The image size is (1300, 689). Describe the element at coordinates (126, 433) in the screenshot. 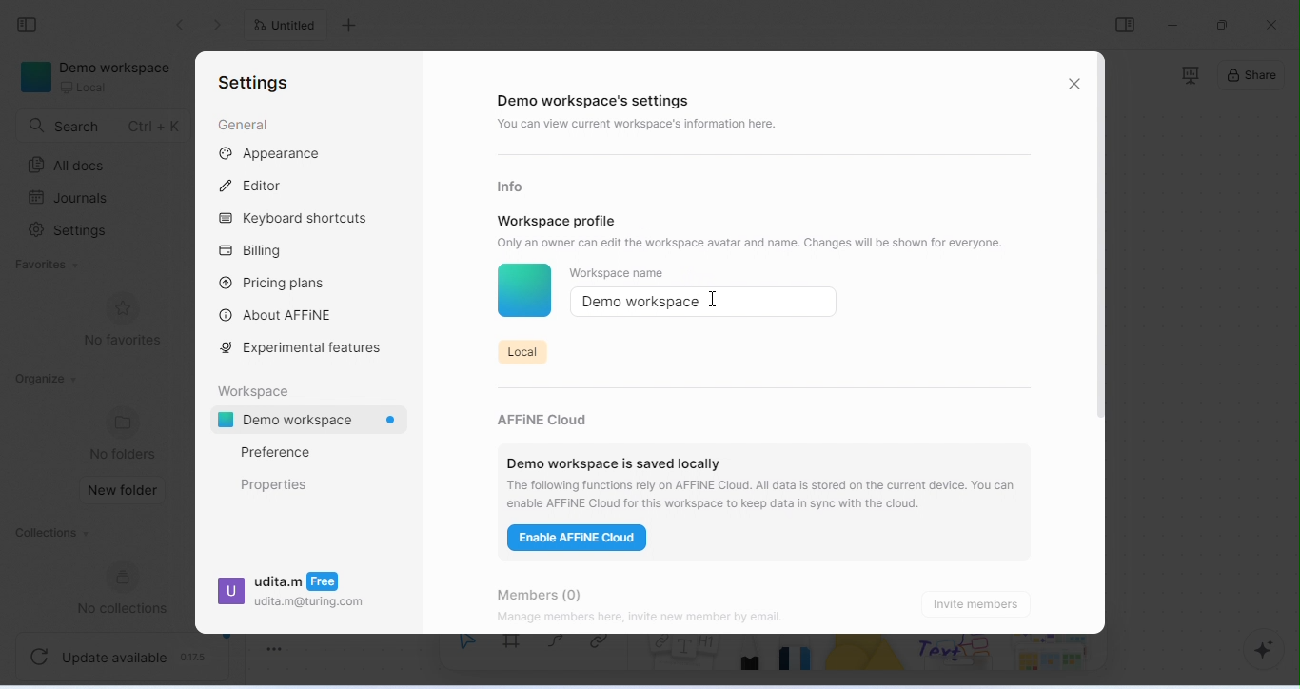

I see `no folders` at that location.